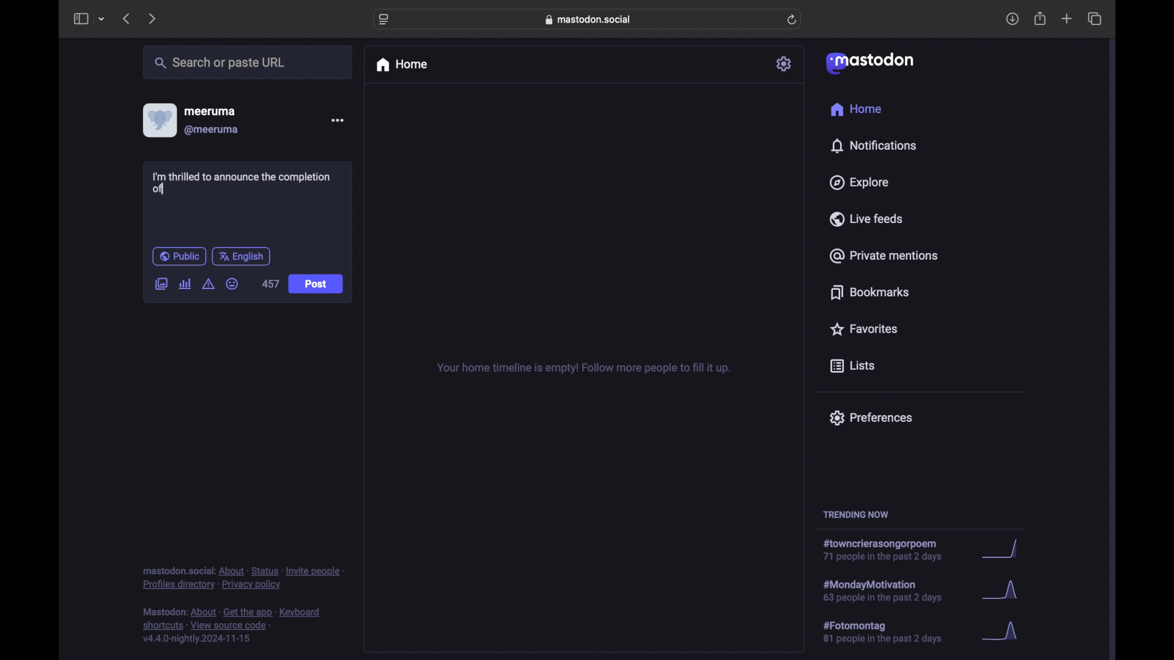 The width and height of the screenshot is (1174, 660). What do you see at coordinates (894, 590) in the screenshot?
I see `hashtag  trend` at bounding box center [894, 590].